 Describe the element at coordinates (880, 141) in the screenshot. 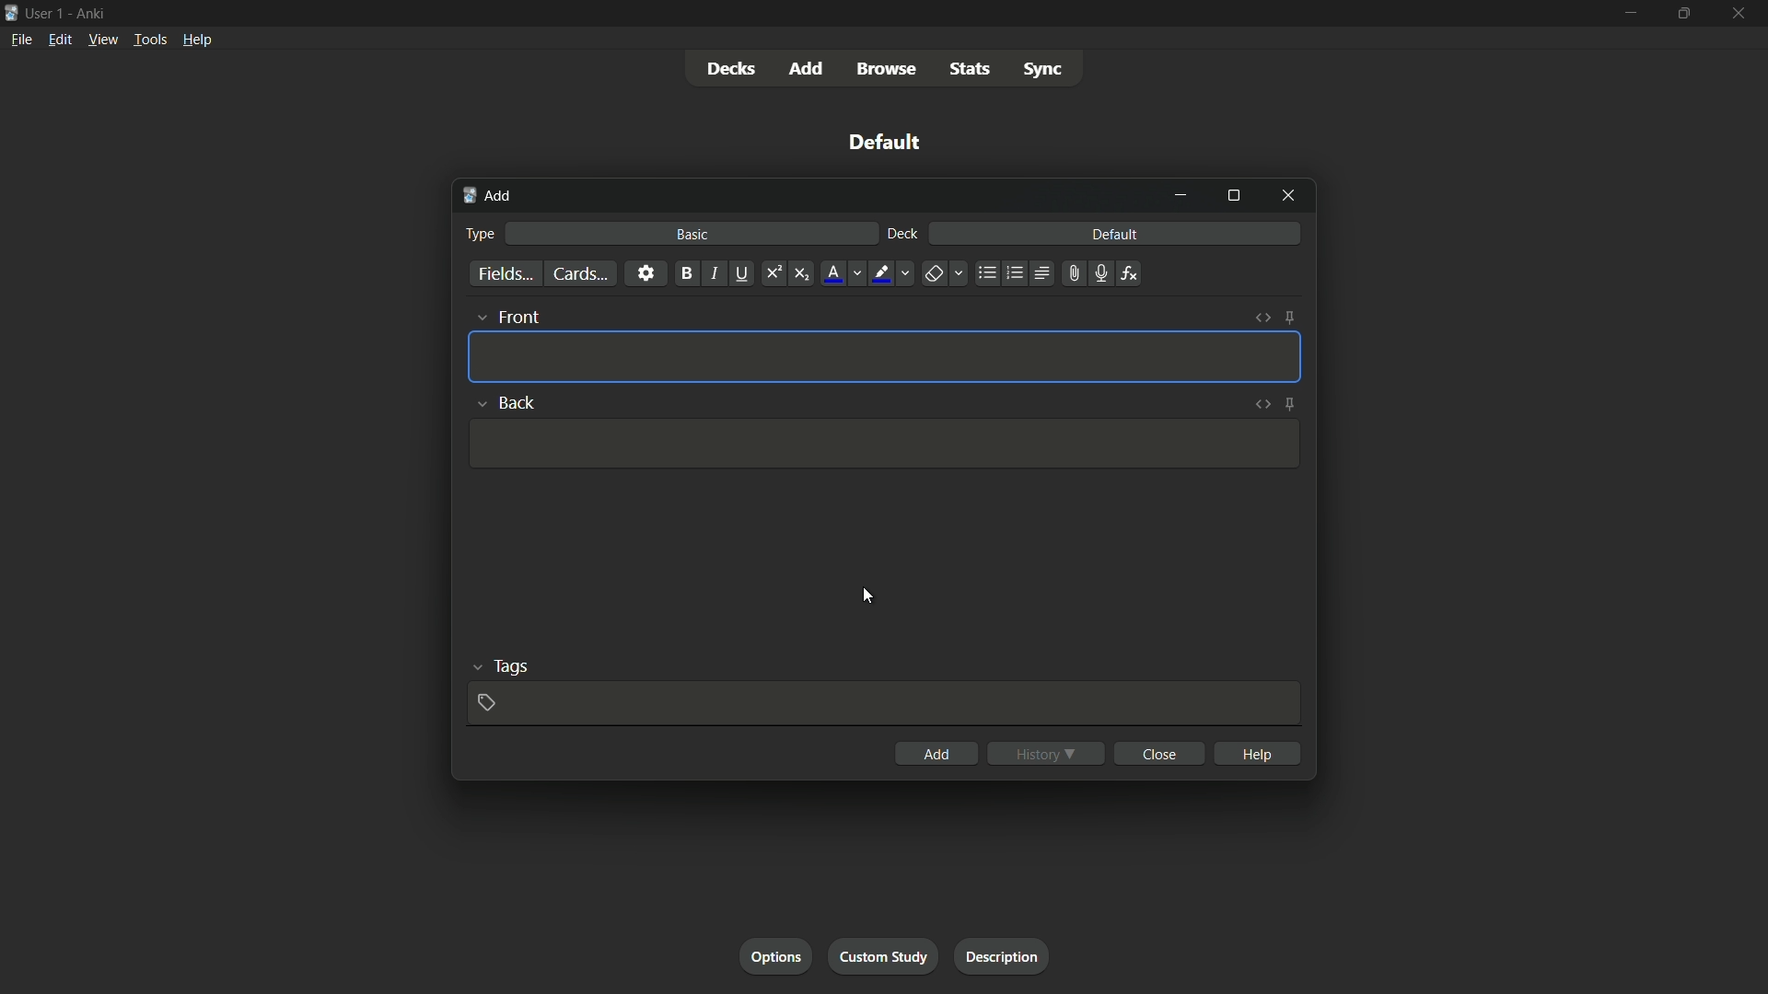

I see `default` at that location.